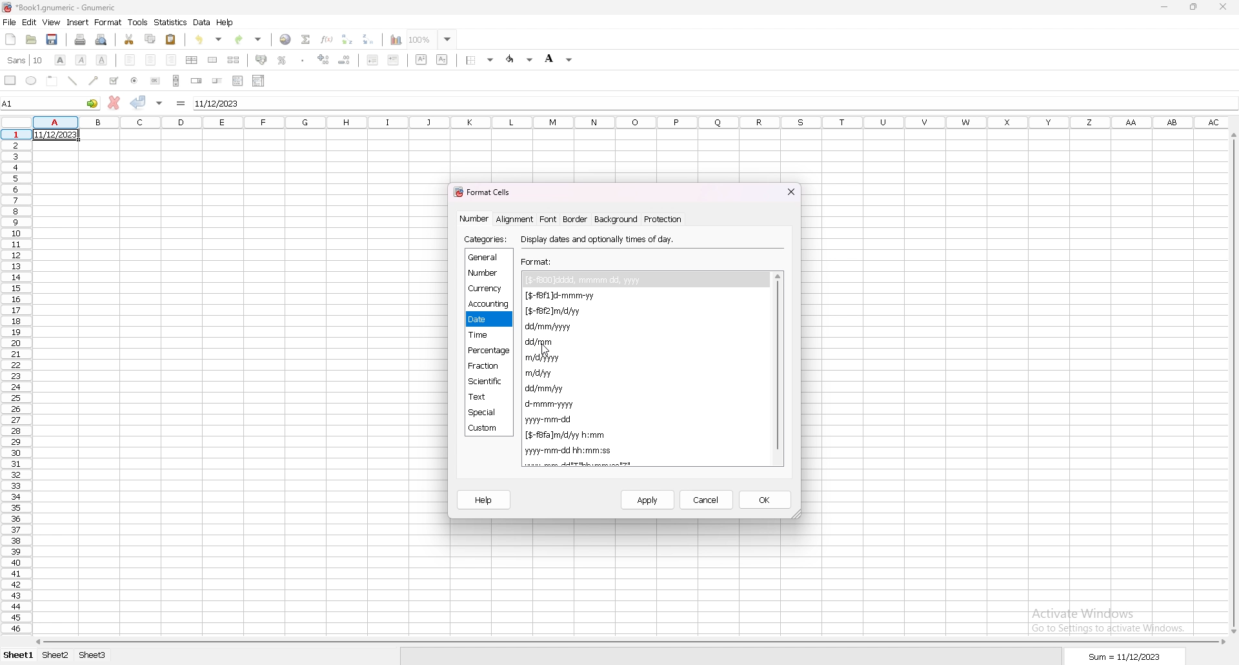 This screenshot has height=665, width=1239. What do you see at coordinates (484, 500) in the screenshot?
I see `help` at bounding box center [484, 500].